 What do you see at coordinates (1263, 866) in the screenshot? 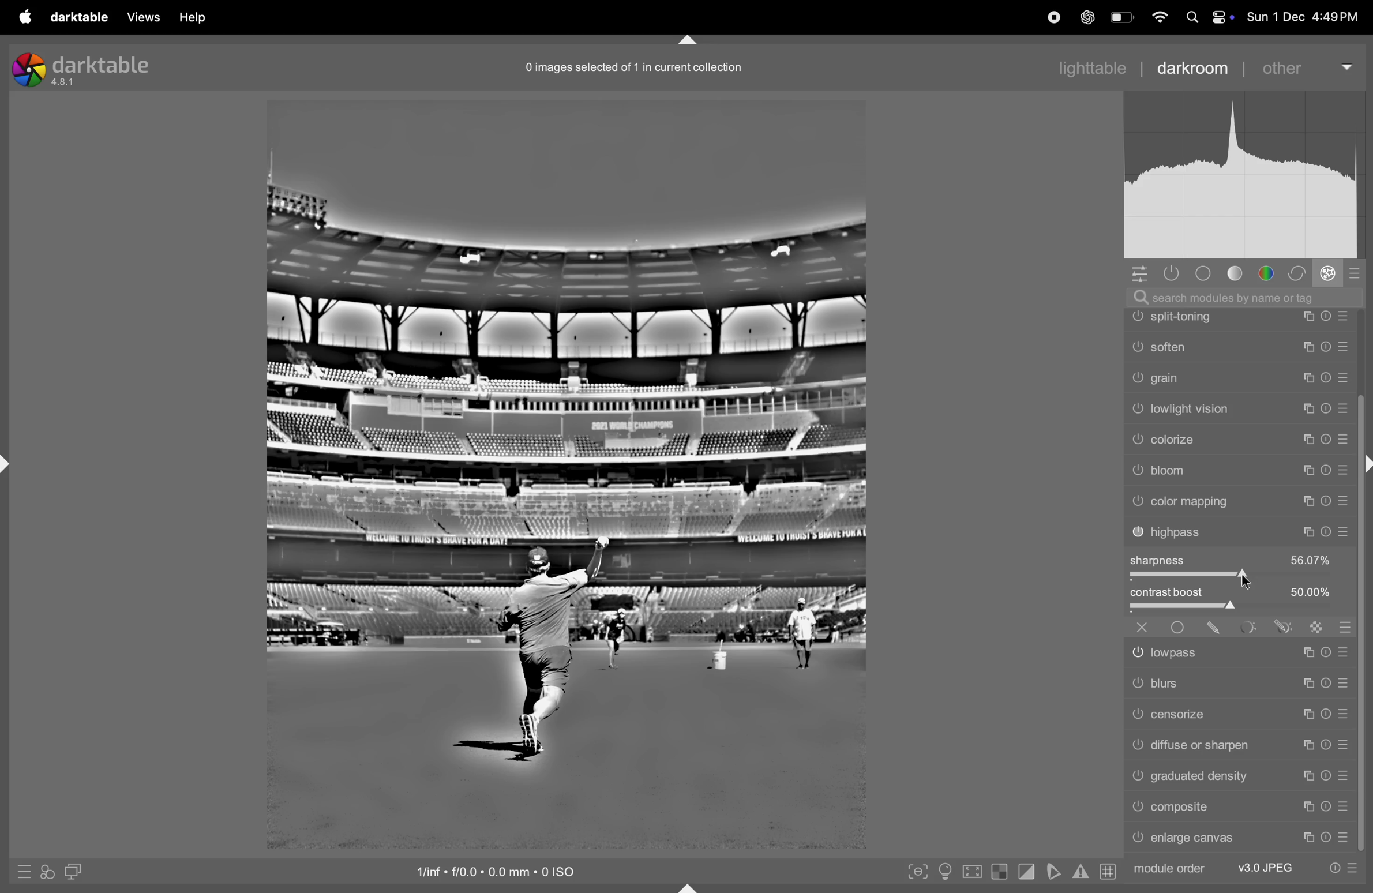
I see `v3 jpeg` at bounding box center [1263, 866].